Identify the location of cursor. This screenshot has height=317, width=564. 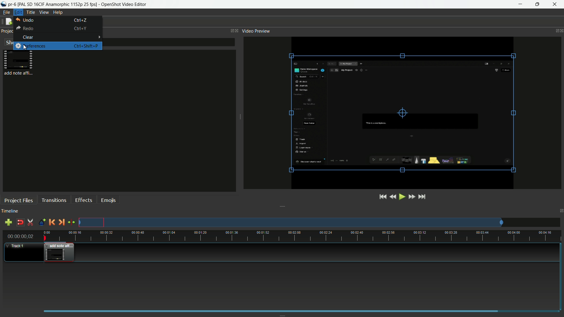
(24, 47).